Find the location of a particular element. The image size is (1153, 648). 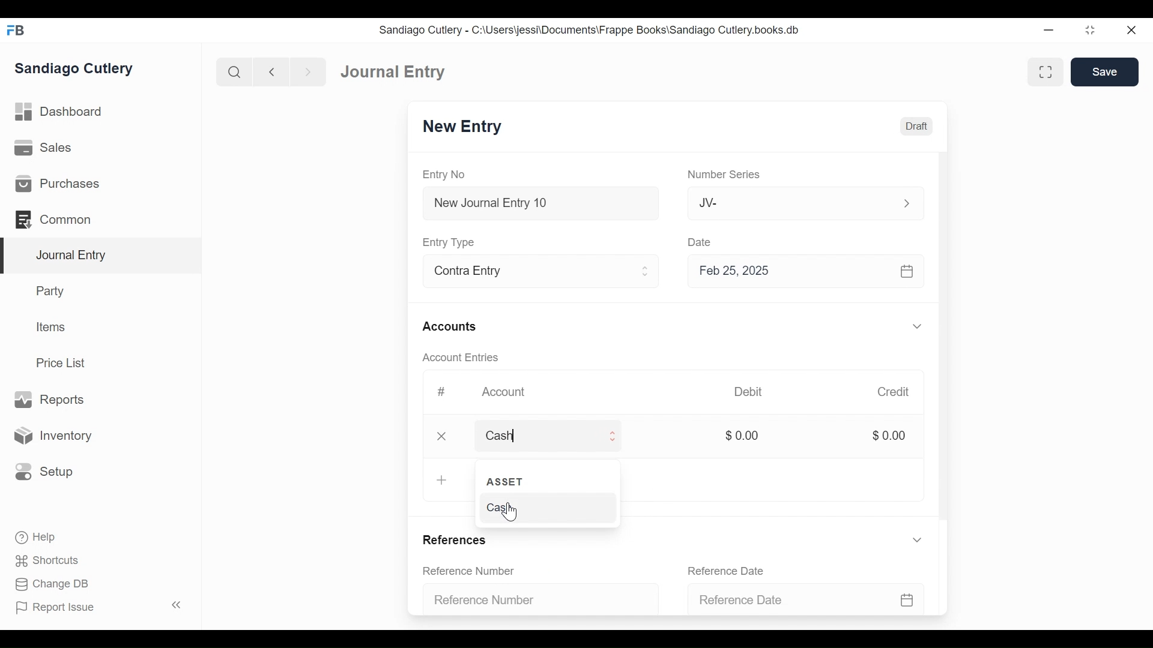

Expand is located at coordinates (613, 437).